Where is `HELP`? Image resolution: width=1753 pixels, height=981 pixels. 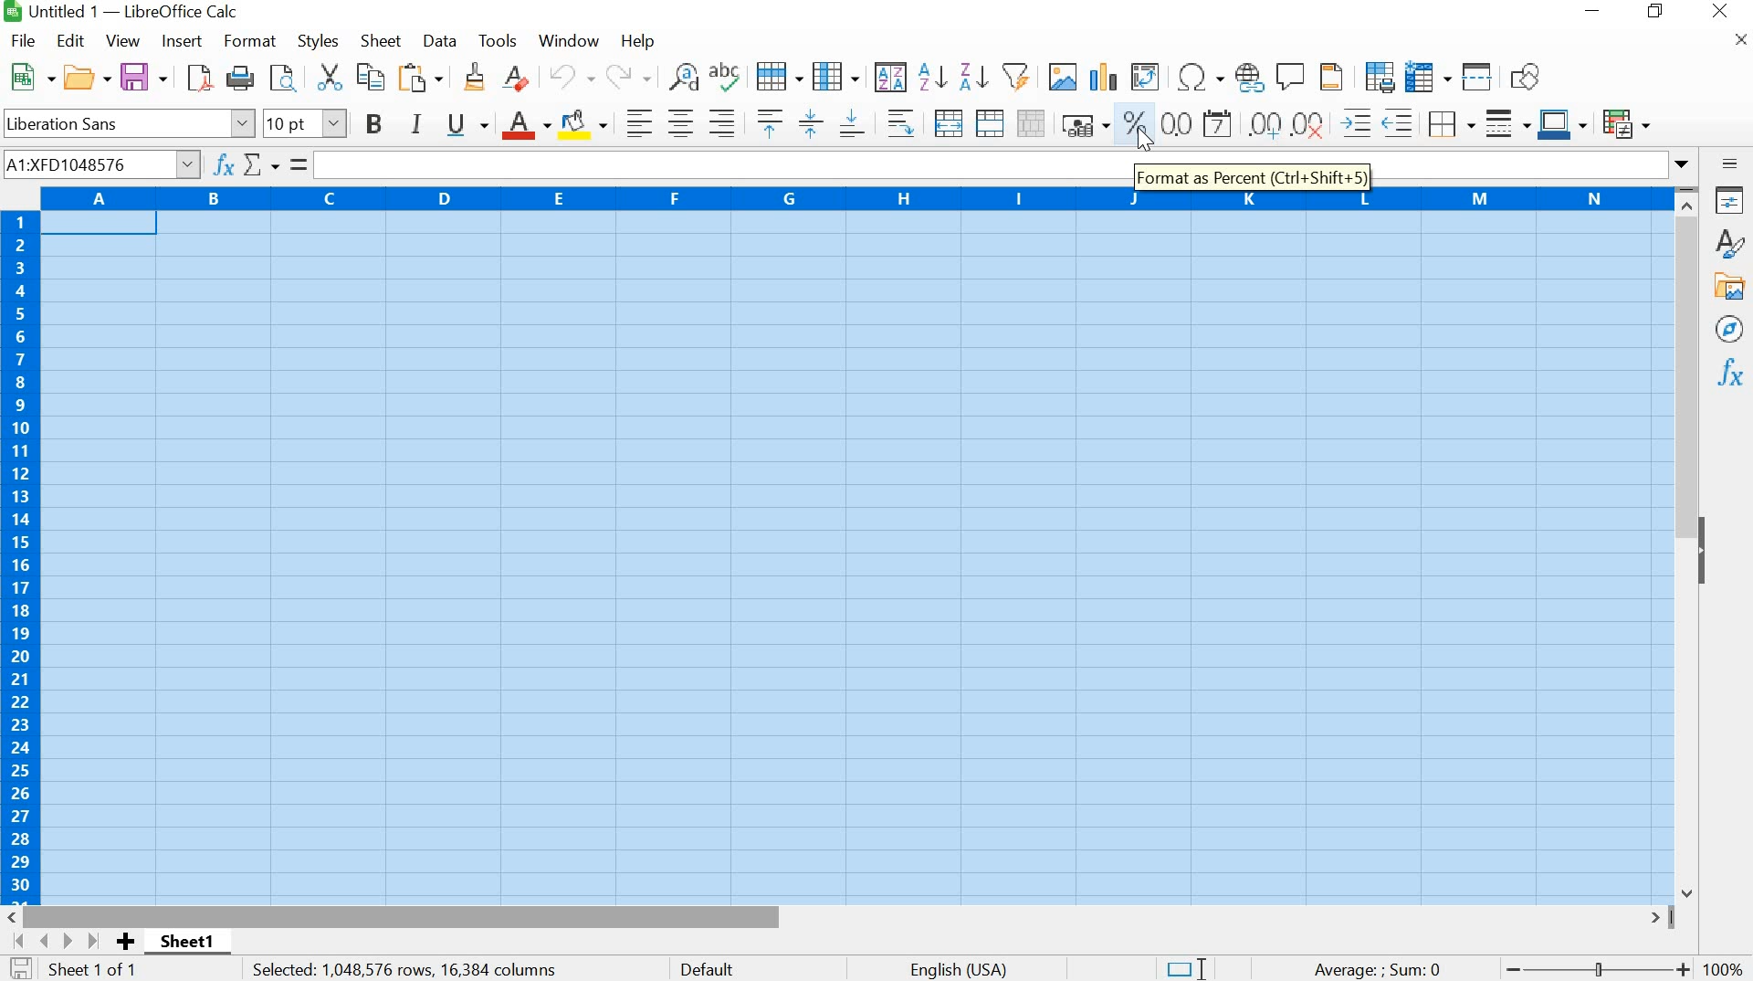 HELP is located at coordinates (639, 40).